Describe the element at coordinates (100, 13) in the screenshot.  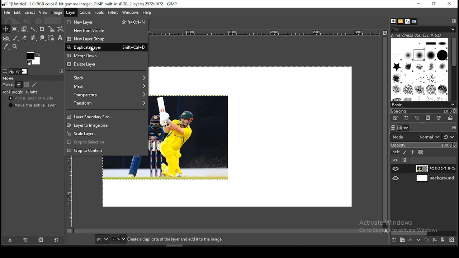
I see `tools` at that location.